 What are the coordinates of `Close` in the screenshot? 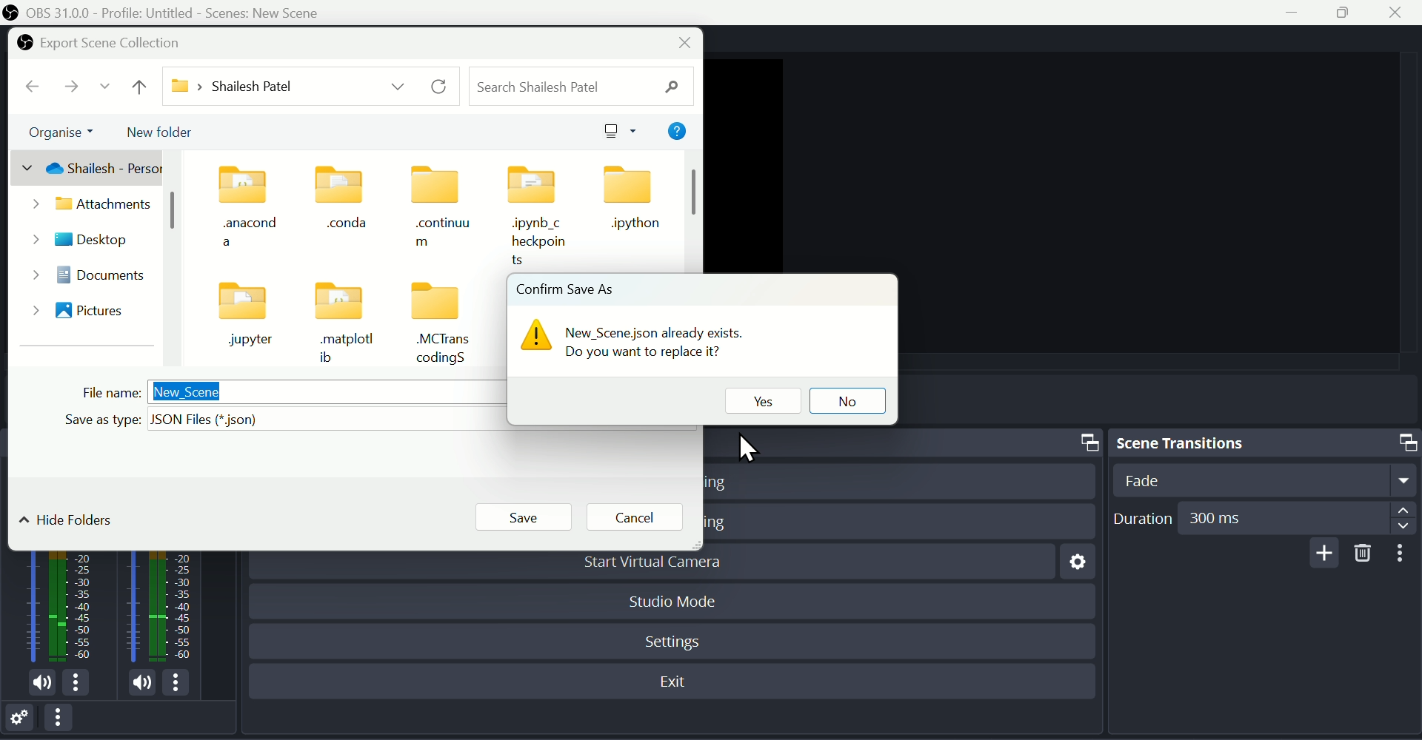 It's located at (1403, 13).